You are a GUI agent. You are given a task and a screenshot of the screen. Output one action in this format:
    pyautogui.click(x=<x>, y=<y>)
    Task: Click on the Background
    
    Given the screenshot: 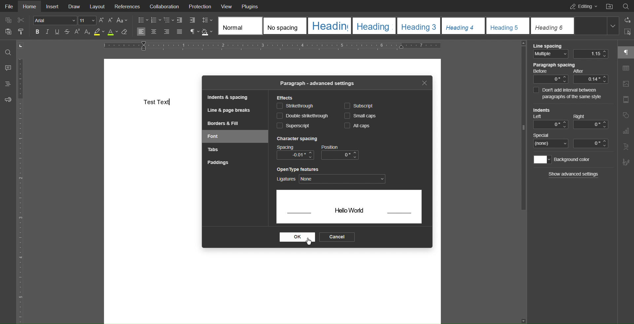 What is the action you would take?
    pyautogui.click(x=563, y=160)
    